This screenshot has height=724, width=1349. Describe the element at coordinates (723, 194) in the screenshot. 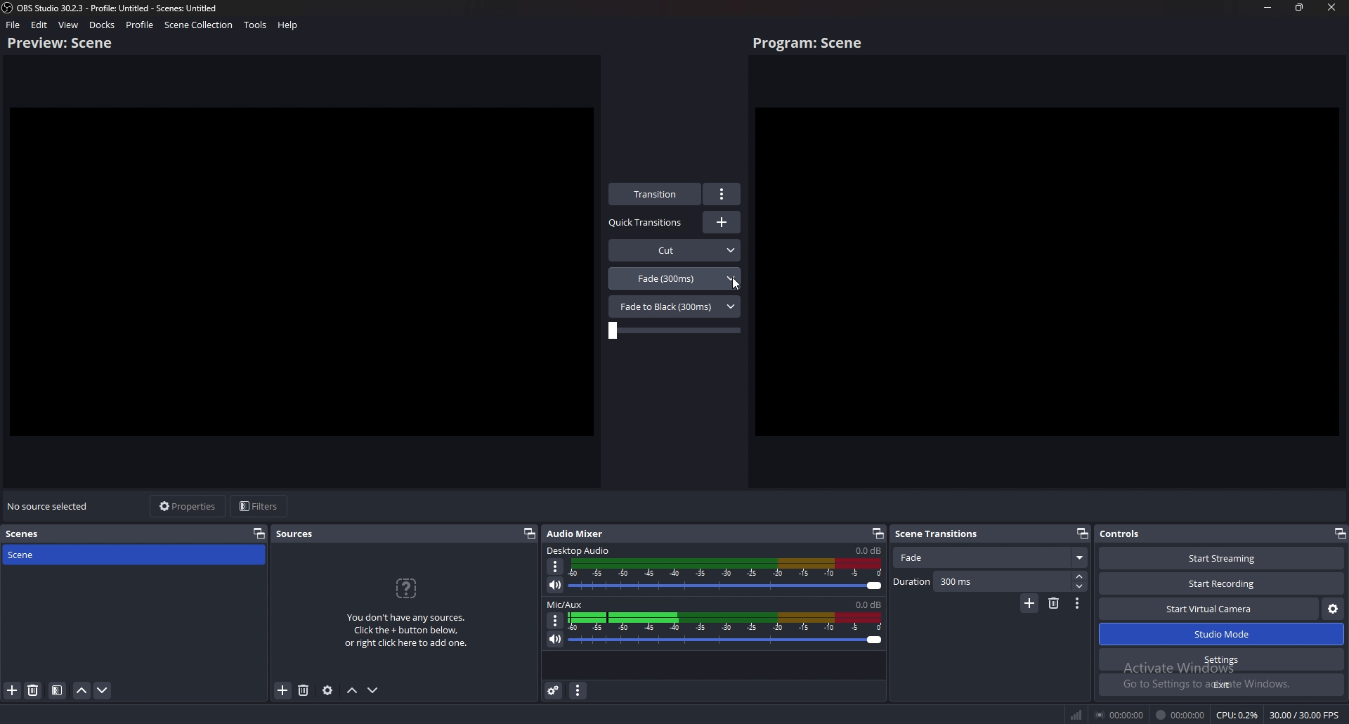

I see `options` at that location.